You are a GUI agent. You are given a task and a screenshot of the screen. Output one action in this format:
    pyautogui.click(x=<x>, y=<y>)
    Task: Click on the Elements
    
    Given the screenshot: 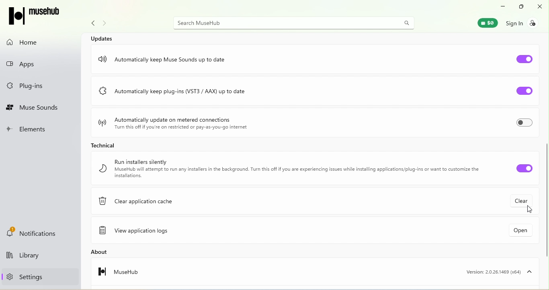 What is the action you would take?
    pyautogui.click(x=31, y=130)
    